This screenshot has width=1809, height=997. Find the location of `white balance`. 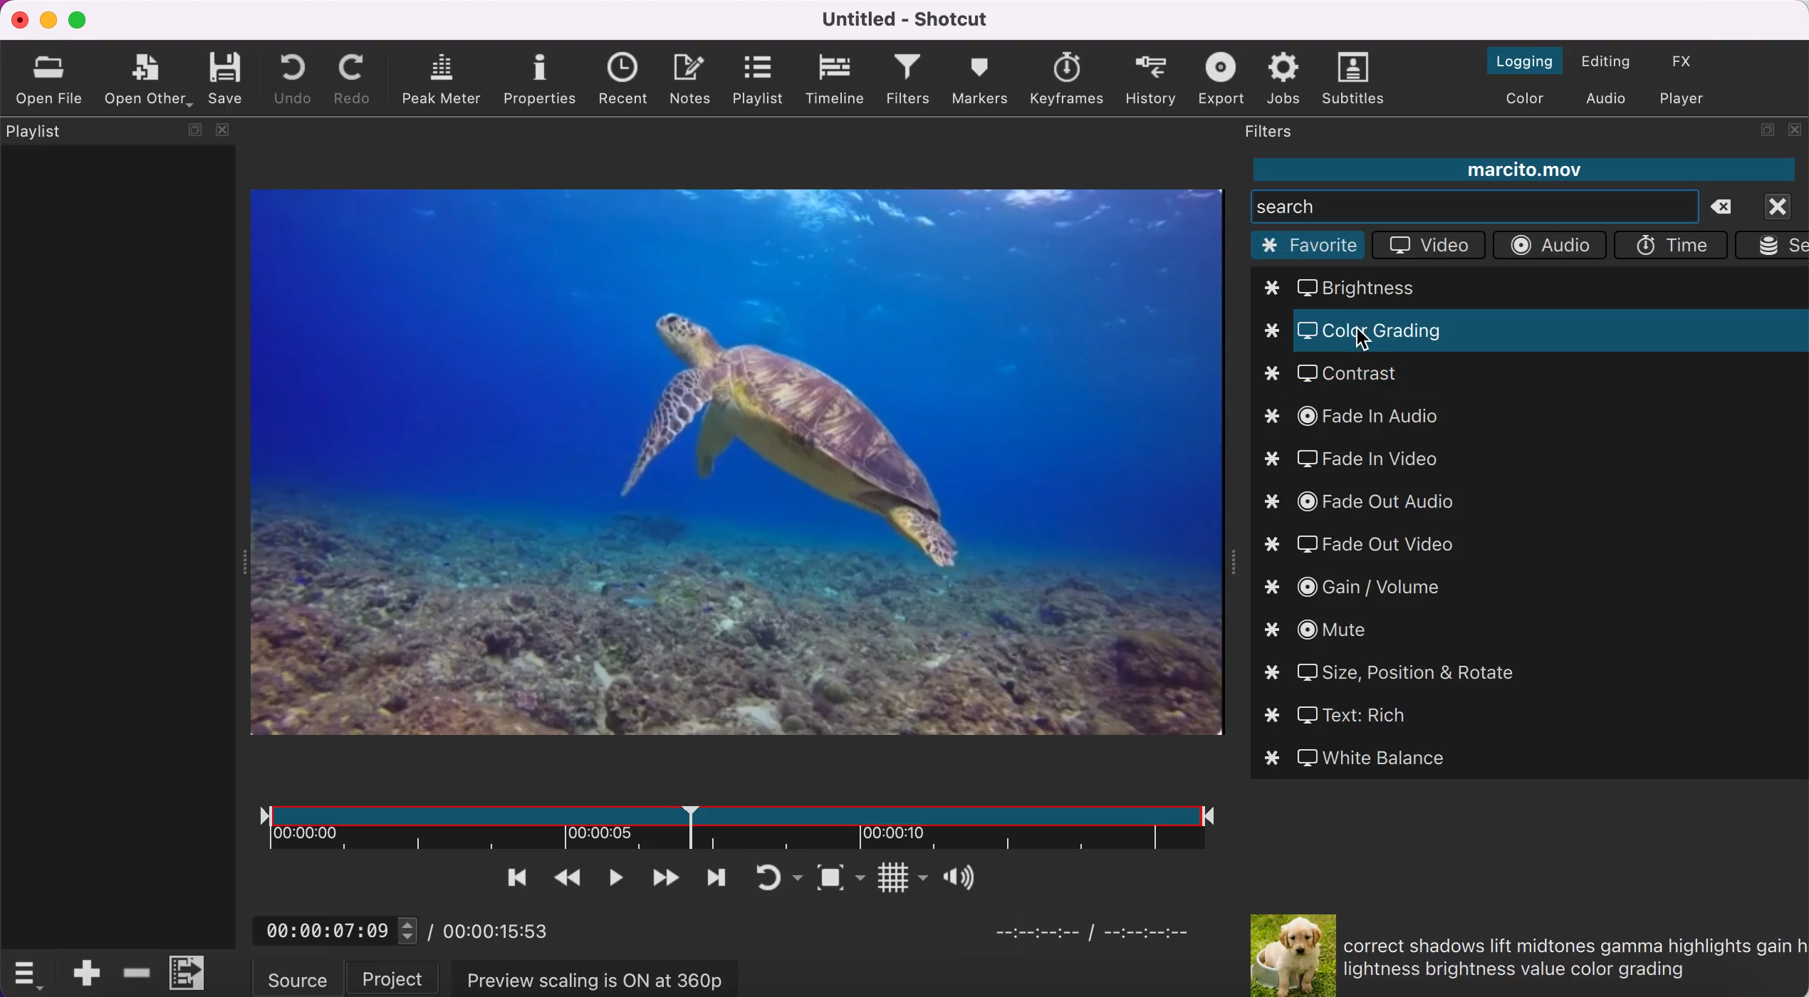

white balance is located at coordinates (1362, 757).